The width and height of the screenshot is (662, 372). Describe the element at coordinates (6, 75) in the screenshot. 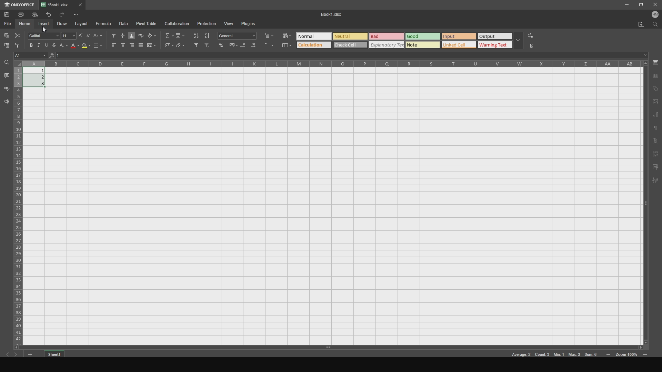

I see `comments` at that location.